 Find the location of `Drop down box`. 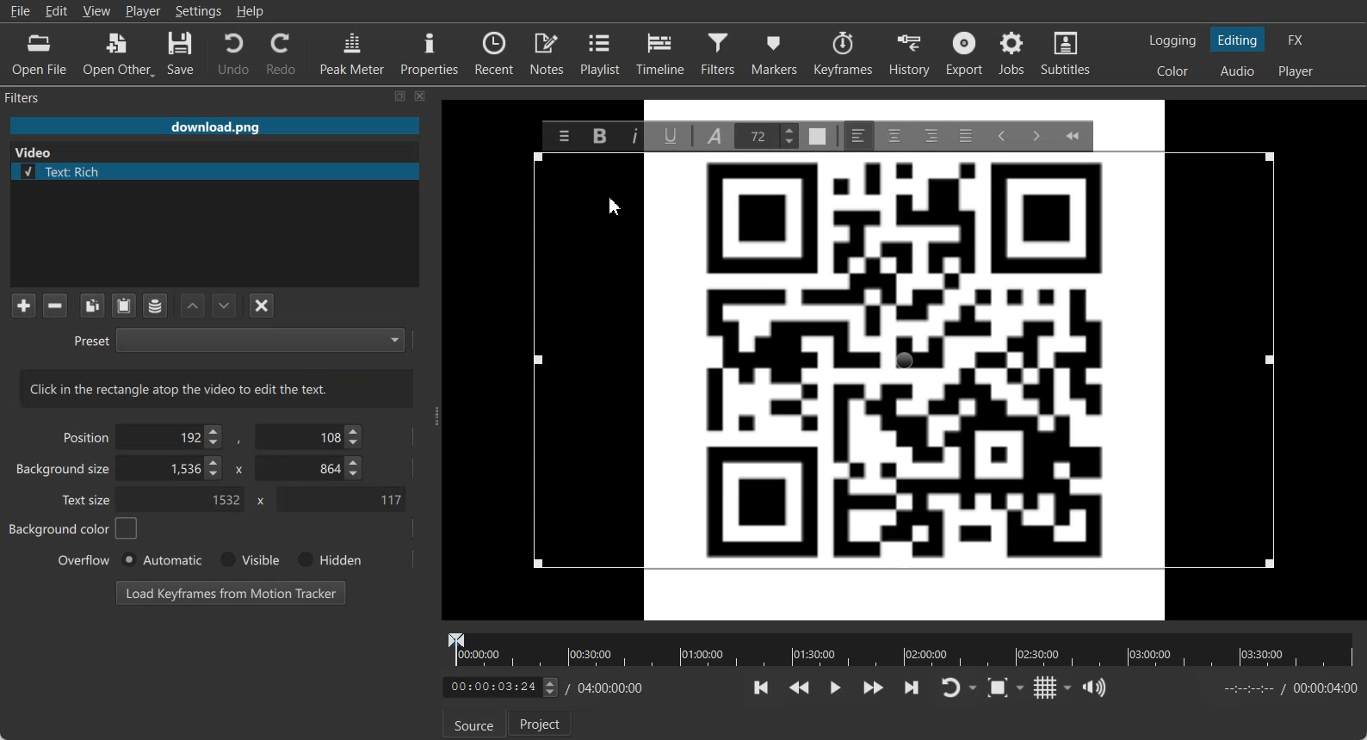

Drop down box is located at coordinates (1068, 688).